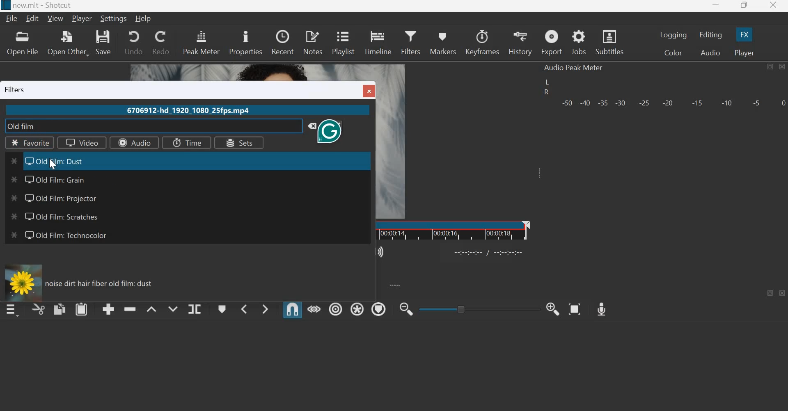 The height and width of the screenshot is (411, 788). I want to click on Ripple all tracks, so click(355, 308).